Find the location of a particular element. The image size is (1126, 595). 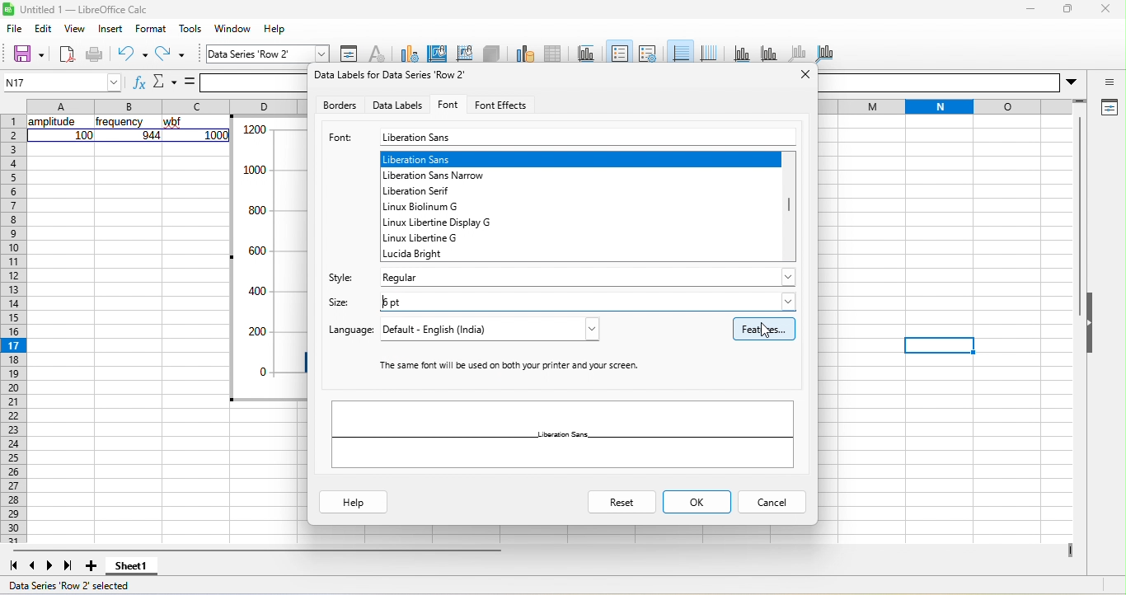

file is located at coordinates (17, 30).